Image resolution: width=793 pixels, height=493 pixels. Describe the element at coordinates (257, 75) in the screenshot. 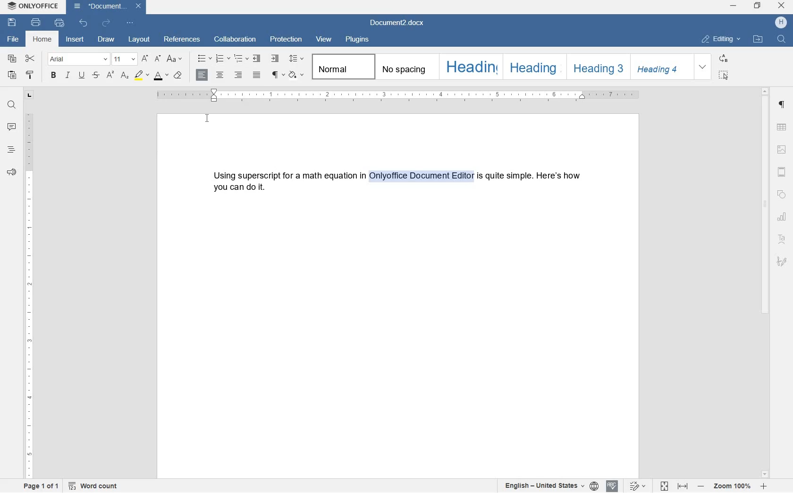

I see `justified` at that location.